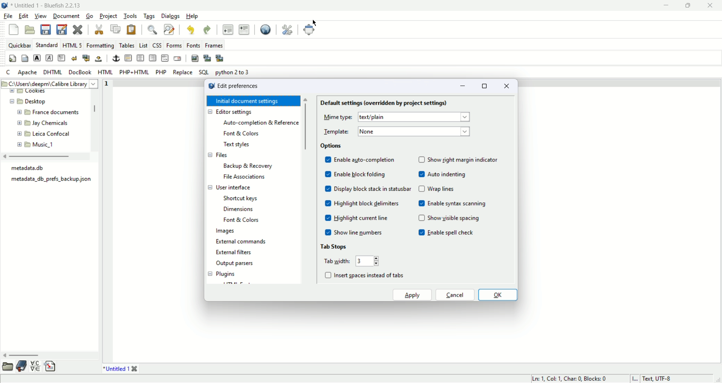 This screenshot has height=383, width=722. What do you see at coordinates (178, 58) in the screenshot?
I see `email` at bounding box center [178, 58].